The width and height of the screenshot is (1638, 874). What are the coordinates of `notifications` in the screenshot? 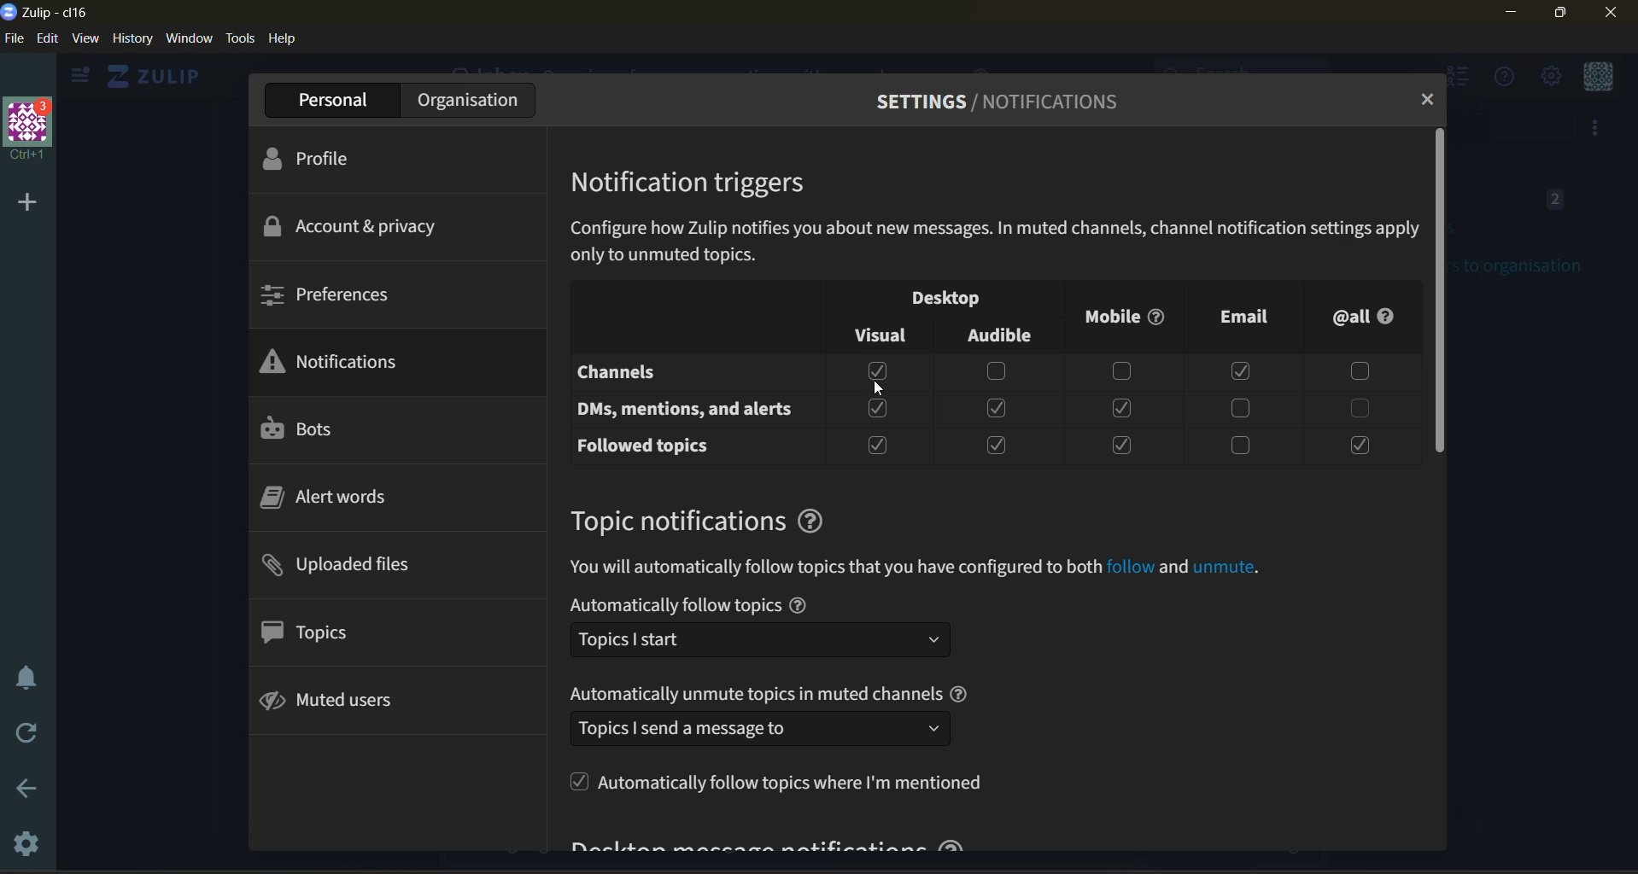 It's located at (344, 363).